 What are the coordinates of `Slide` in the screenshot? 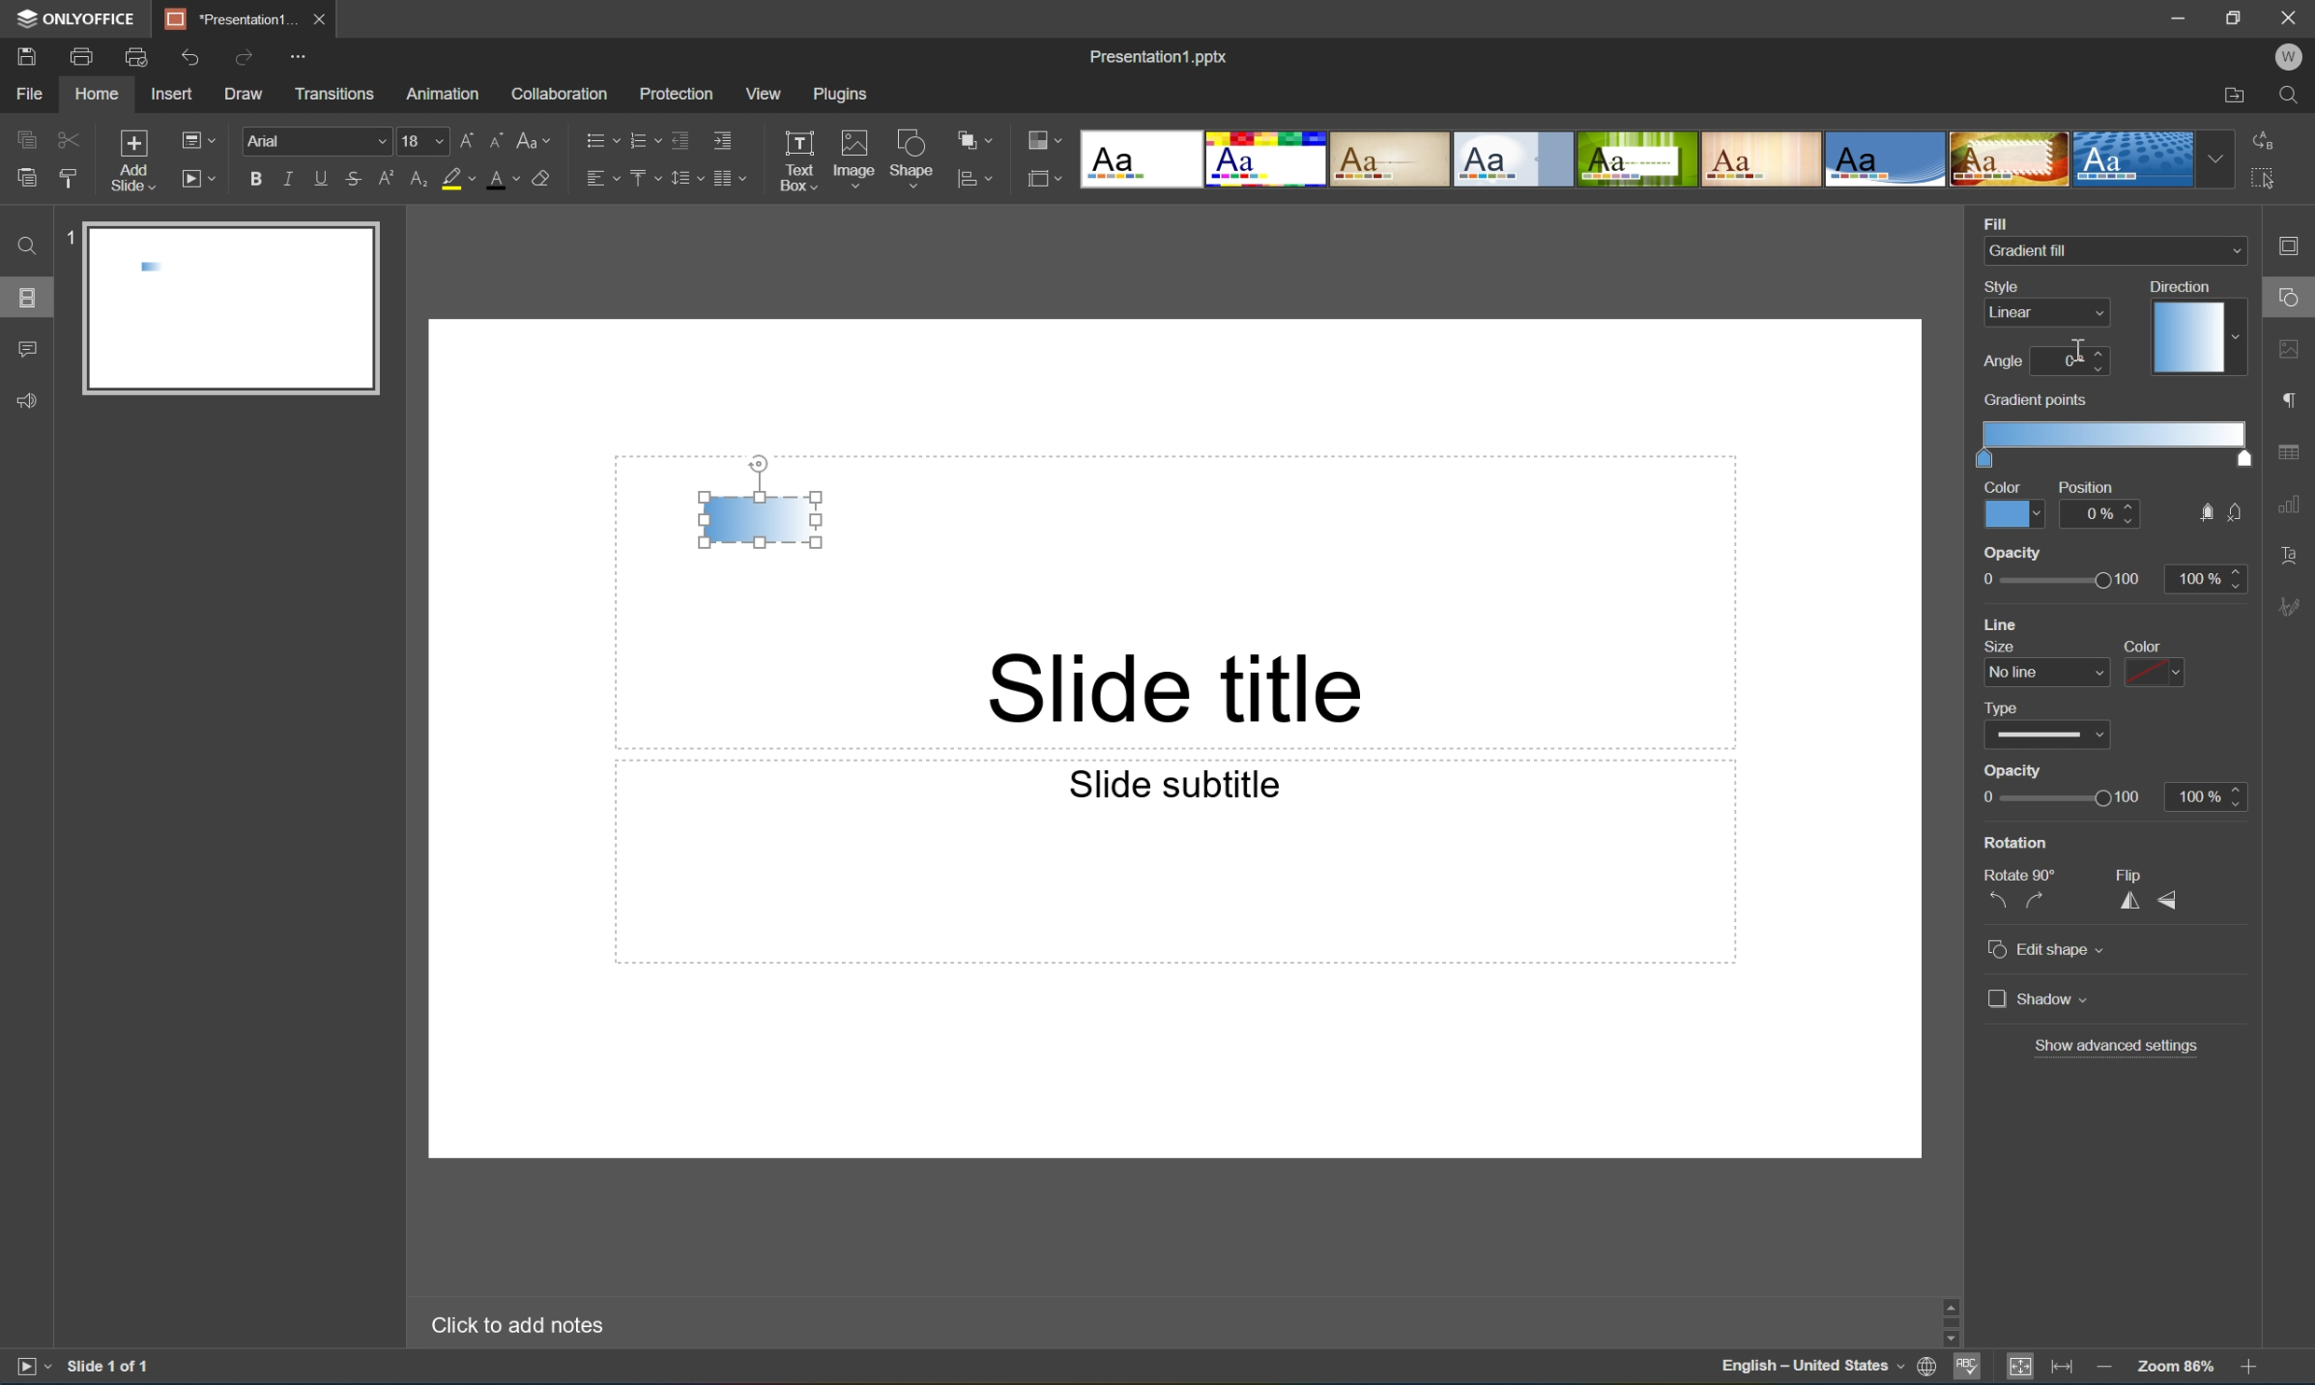 It's located at (234, 310).